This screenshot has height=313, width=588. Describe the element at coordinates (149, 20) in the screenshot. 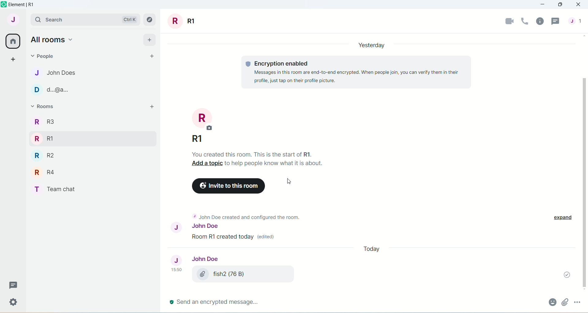

I see `explore rooms` at that location.